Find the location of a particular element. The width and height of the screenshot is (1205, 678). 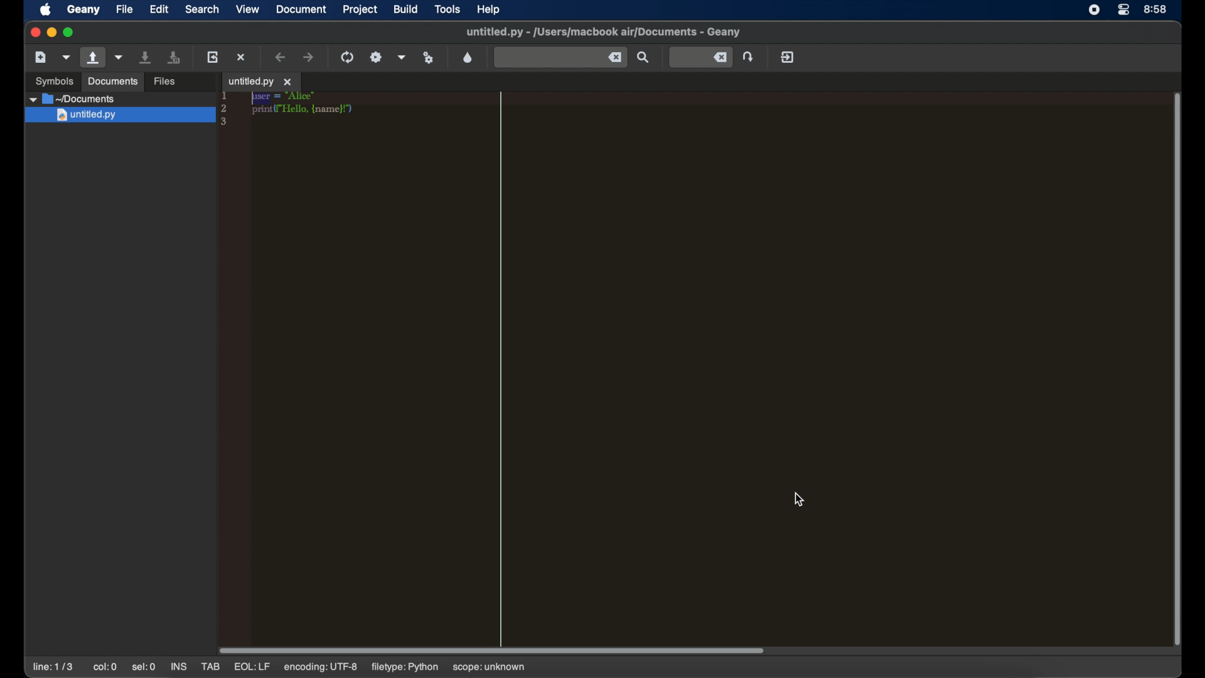

open color chooser dialog is located at coordinates (468, 57).